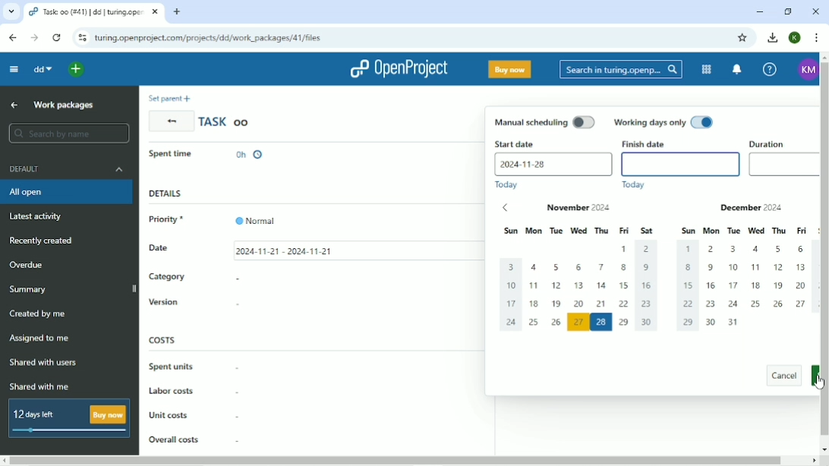 The height and width of the screenshot is (466, 829). I want to click on Restore down, so click(787, 11).